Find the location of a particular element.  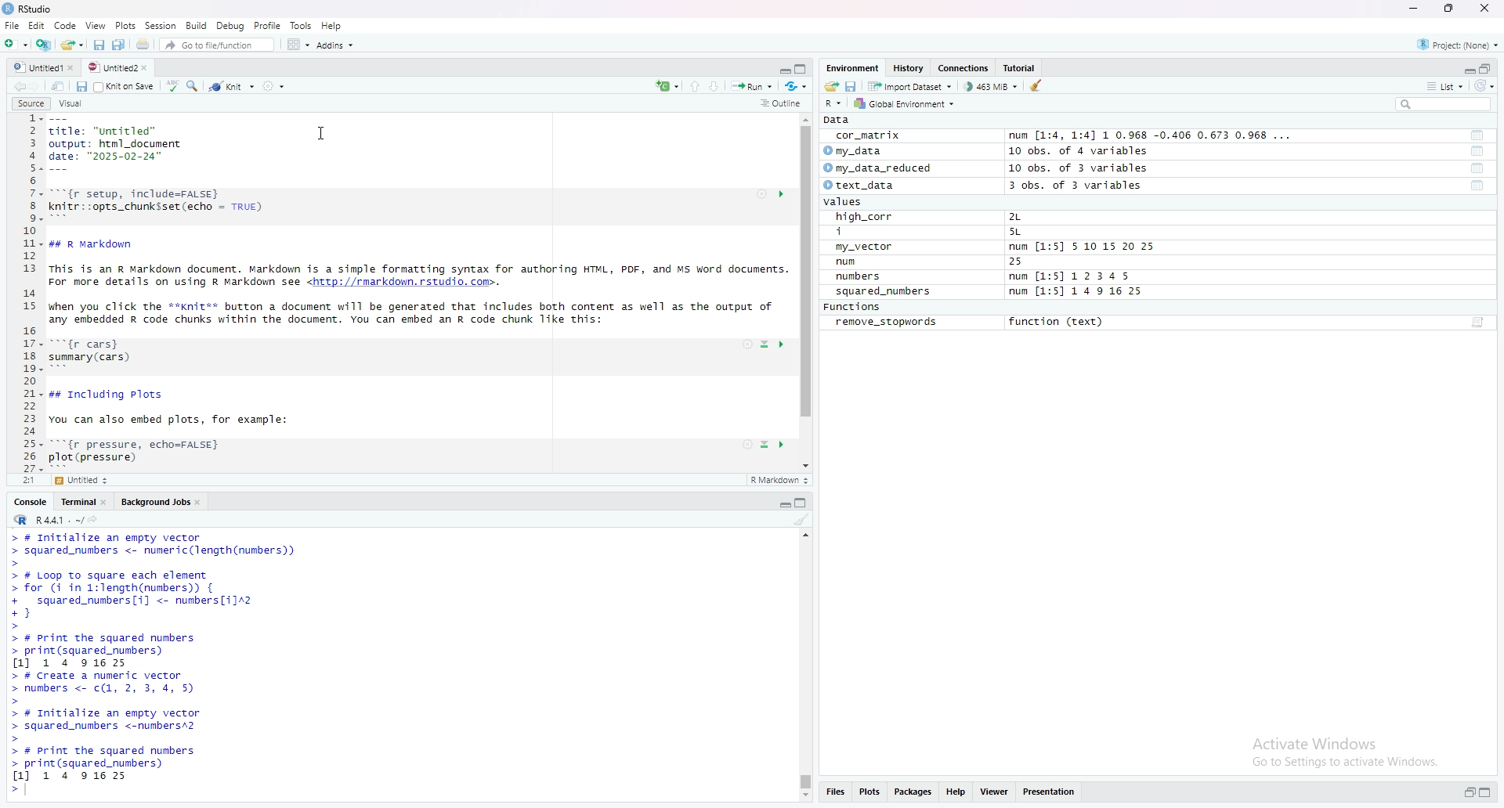

Plots is located at coordinates (125, 25).